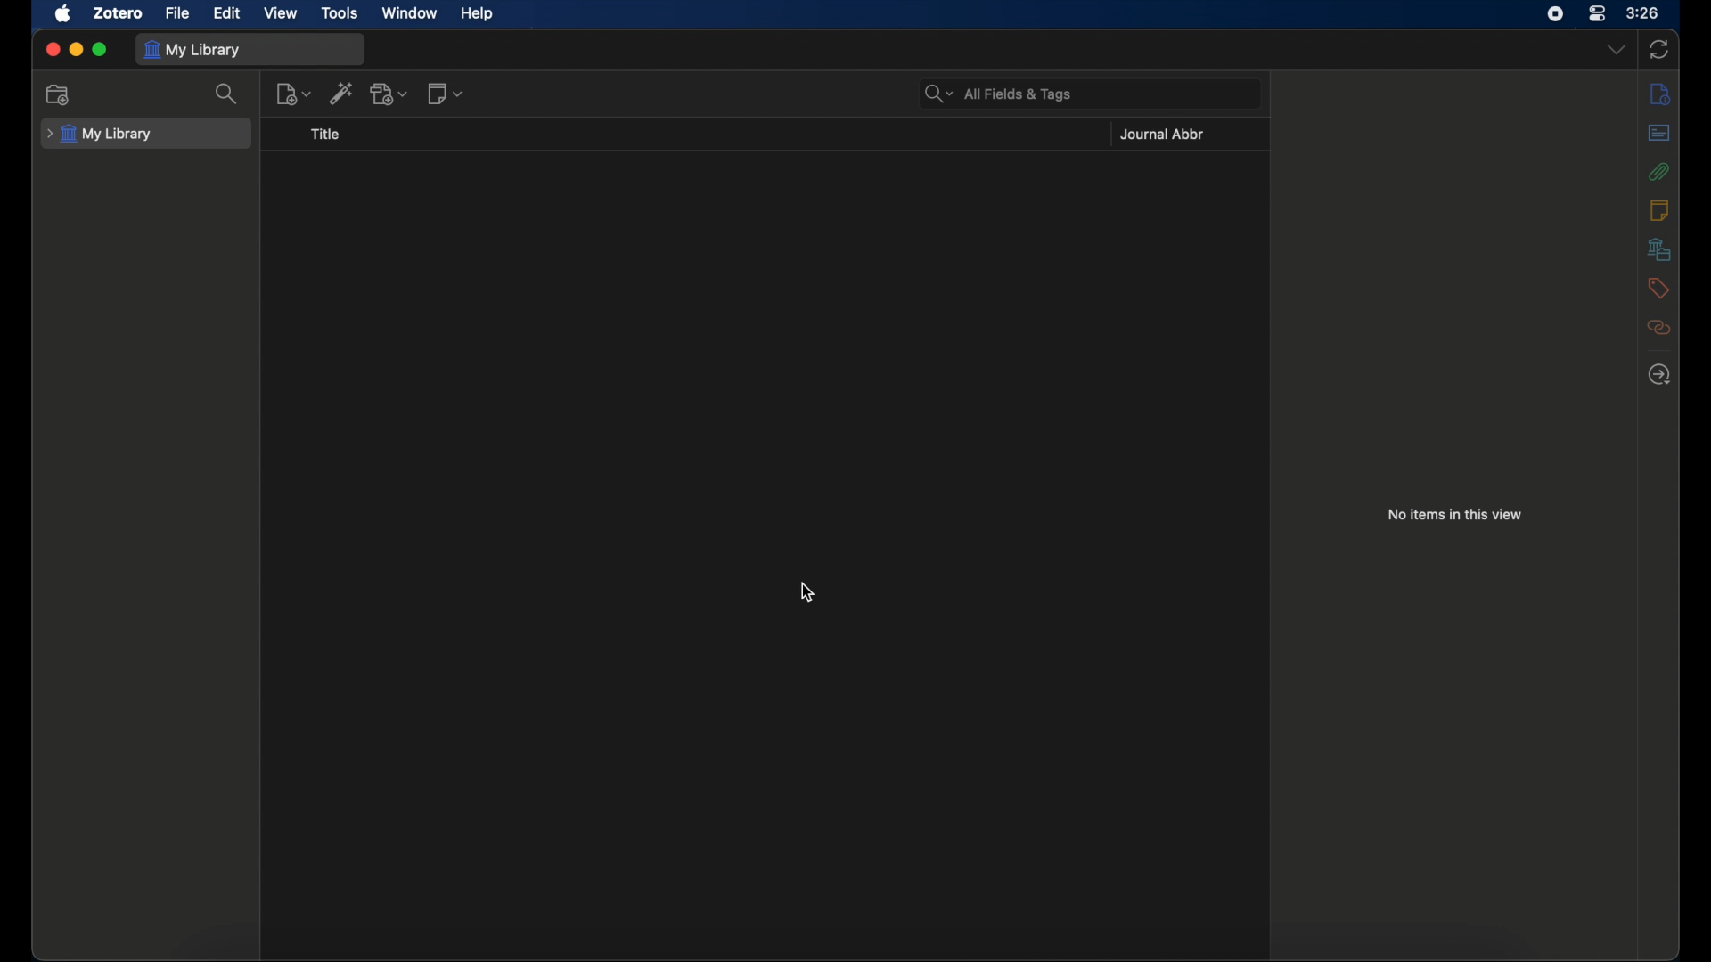 This screenshot has width=1711, height=962. What do you see at coordinates (102, 50) in the screenshot?
I see `maximize` at bounding box center [102, 50].